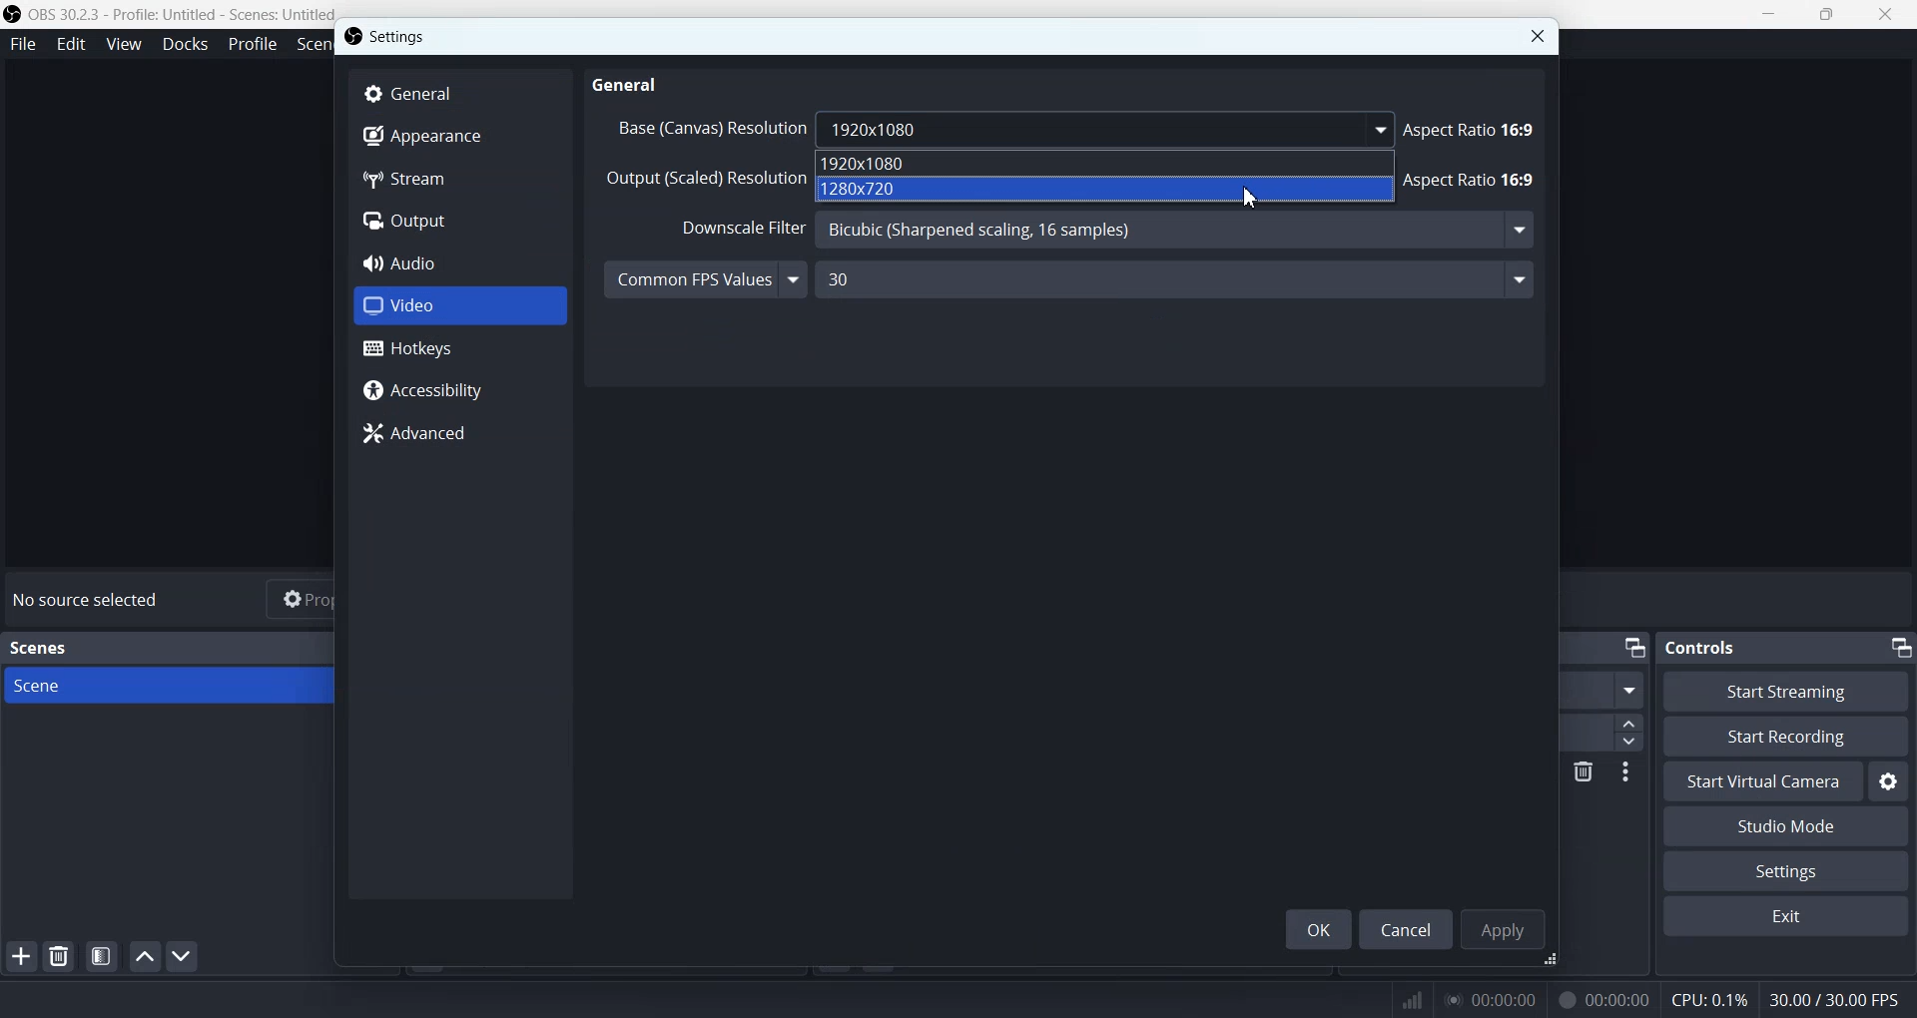 Image resolution: width=1917 pixels, height=1018 pixels. Describe the element at coordinates (458, 263) in the screenshot. I see `Audio` at that location.